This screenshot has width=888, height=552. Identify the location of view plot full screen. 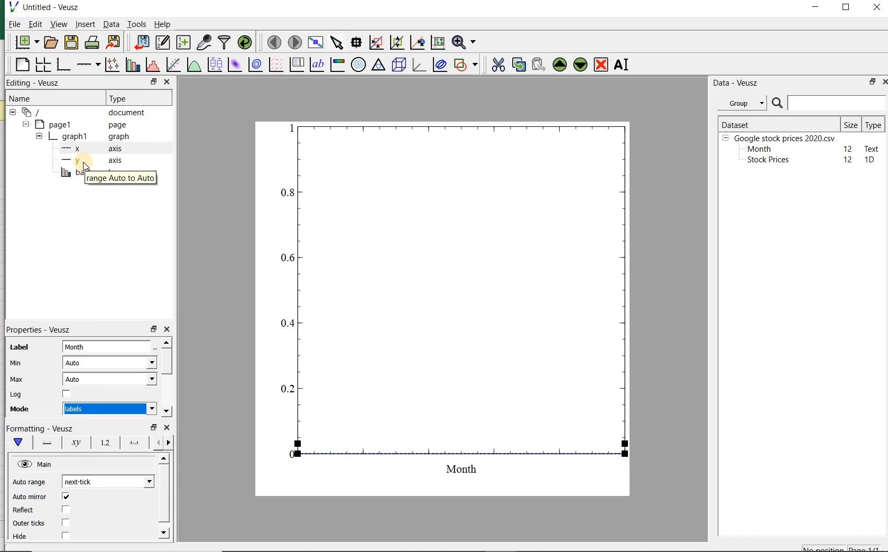
(315, 43).